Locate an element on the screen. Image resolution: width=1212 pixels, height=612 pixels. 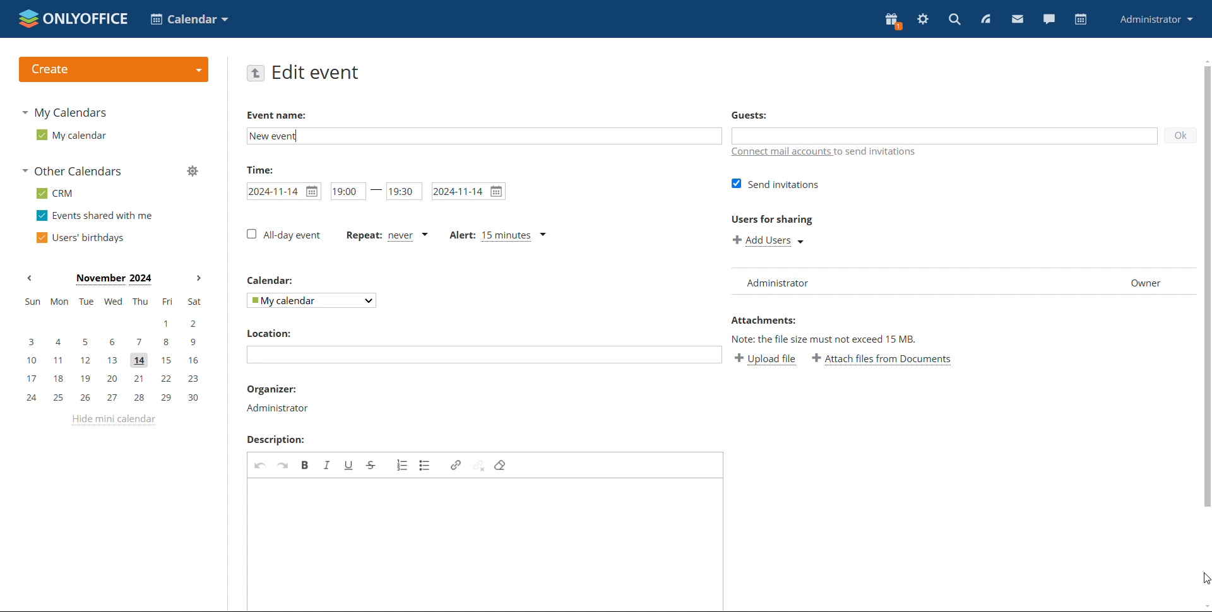
my calendar is located at coordinates (72, 135).